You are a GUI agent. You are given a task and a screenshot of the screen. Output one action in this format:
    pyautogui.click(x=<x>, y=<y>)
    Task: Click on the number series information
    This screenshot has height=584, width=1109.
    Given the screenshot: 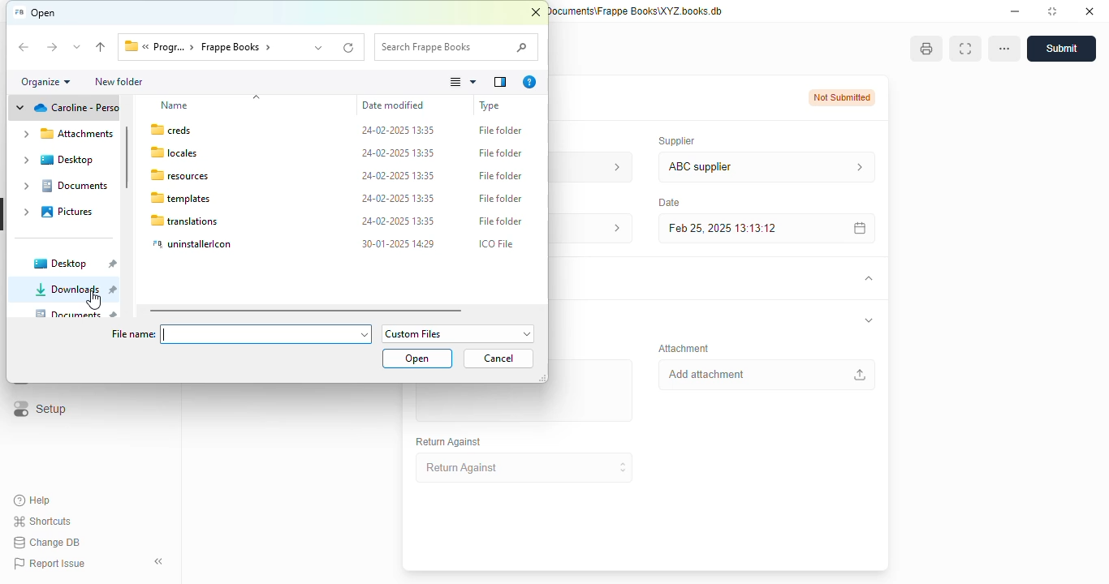 What is the action you would take?
    pyautogui.click(x=612, y=166)
    